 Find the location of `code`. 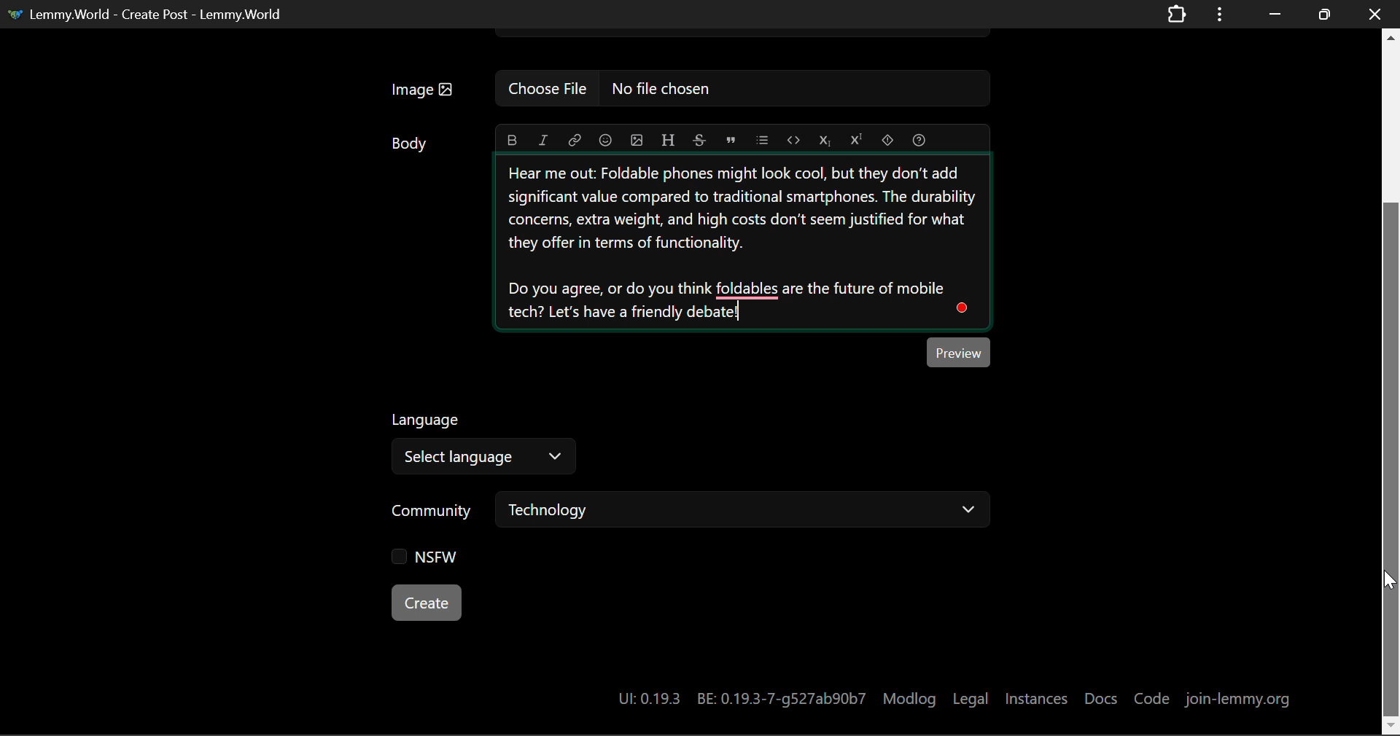

code is located at coordinates (793, 139).